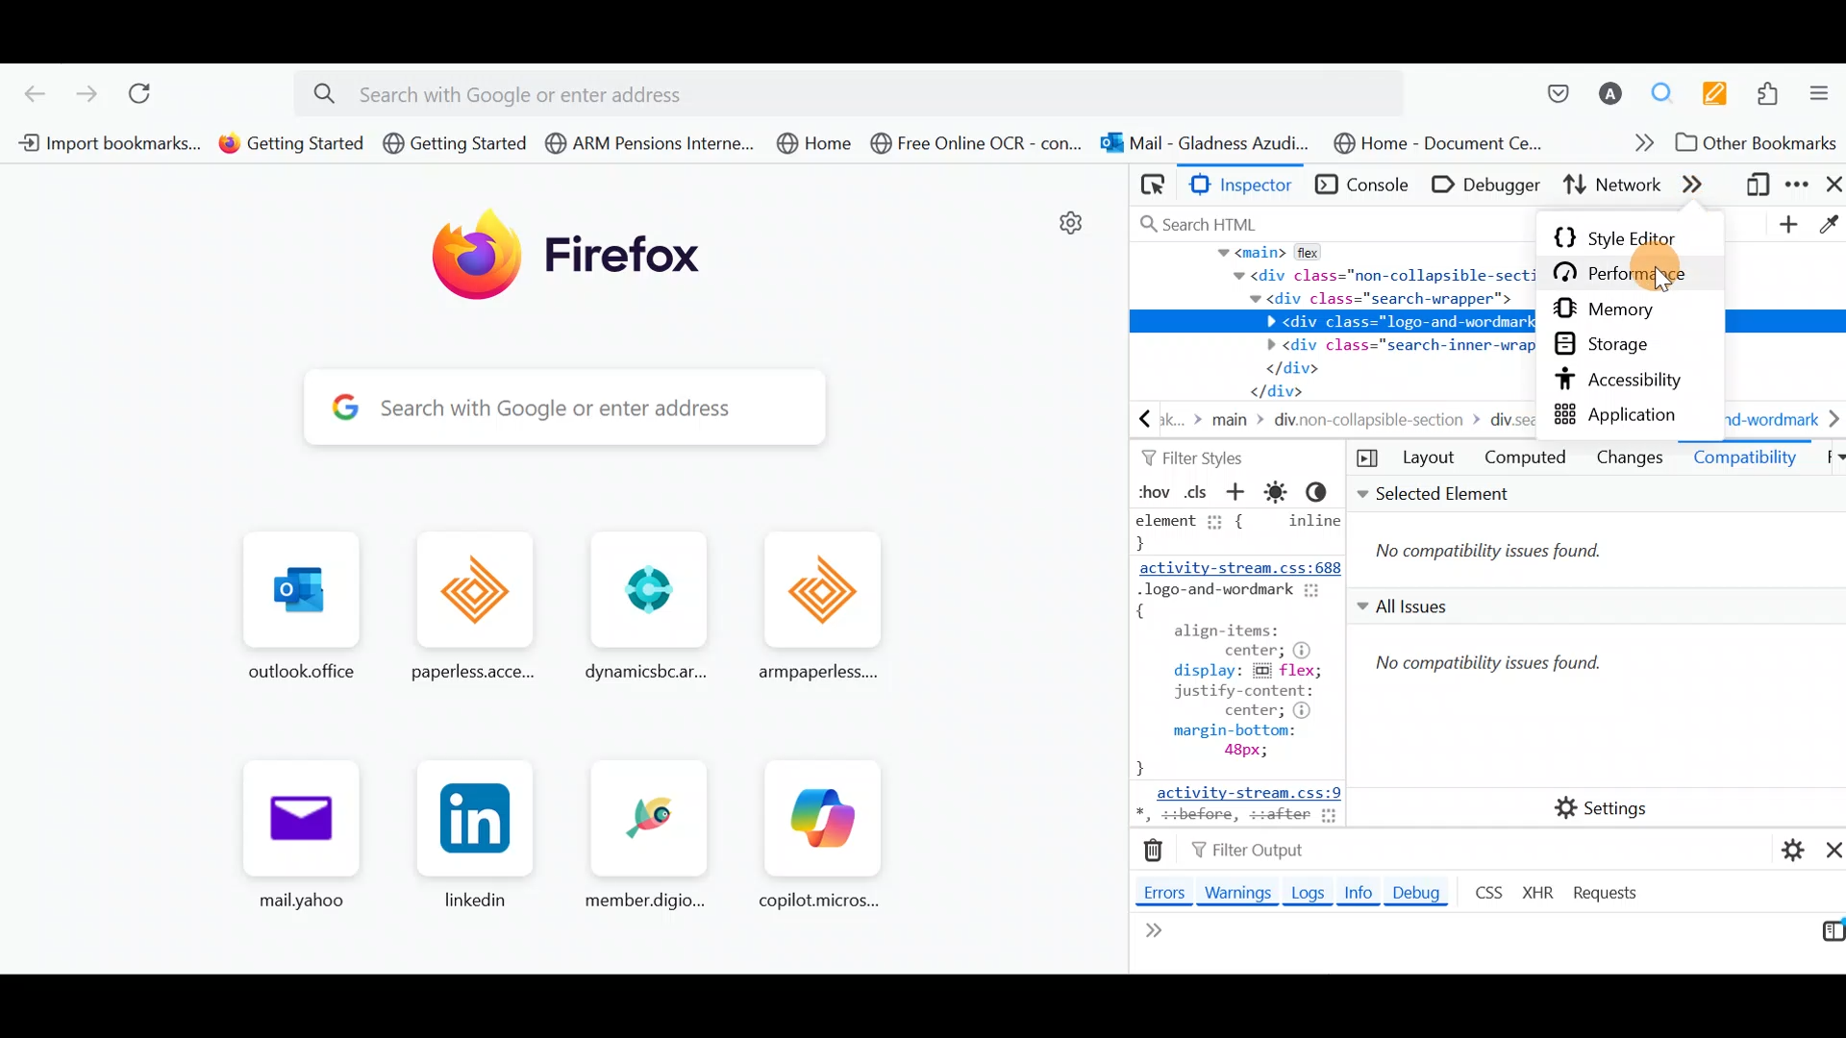 Image resolution: width=1846 pixels, height=1038 pixels. Describe the element at coordinates (1784, 847) in the screenshot. I see `Console settings` at that location.